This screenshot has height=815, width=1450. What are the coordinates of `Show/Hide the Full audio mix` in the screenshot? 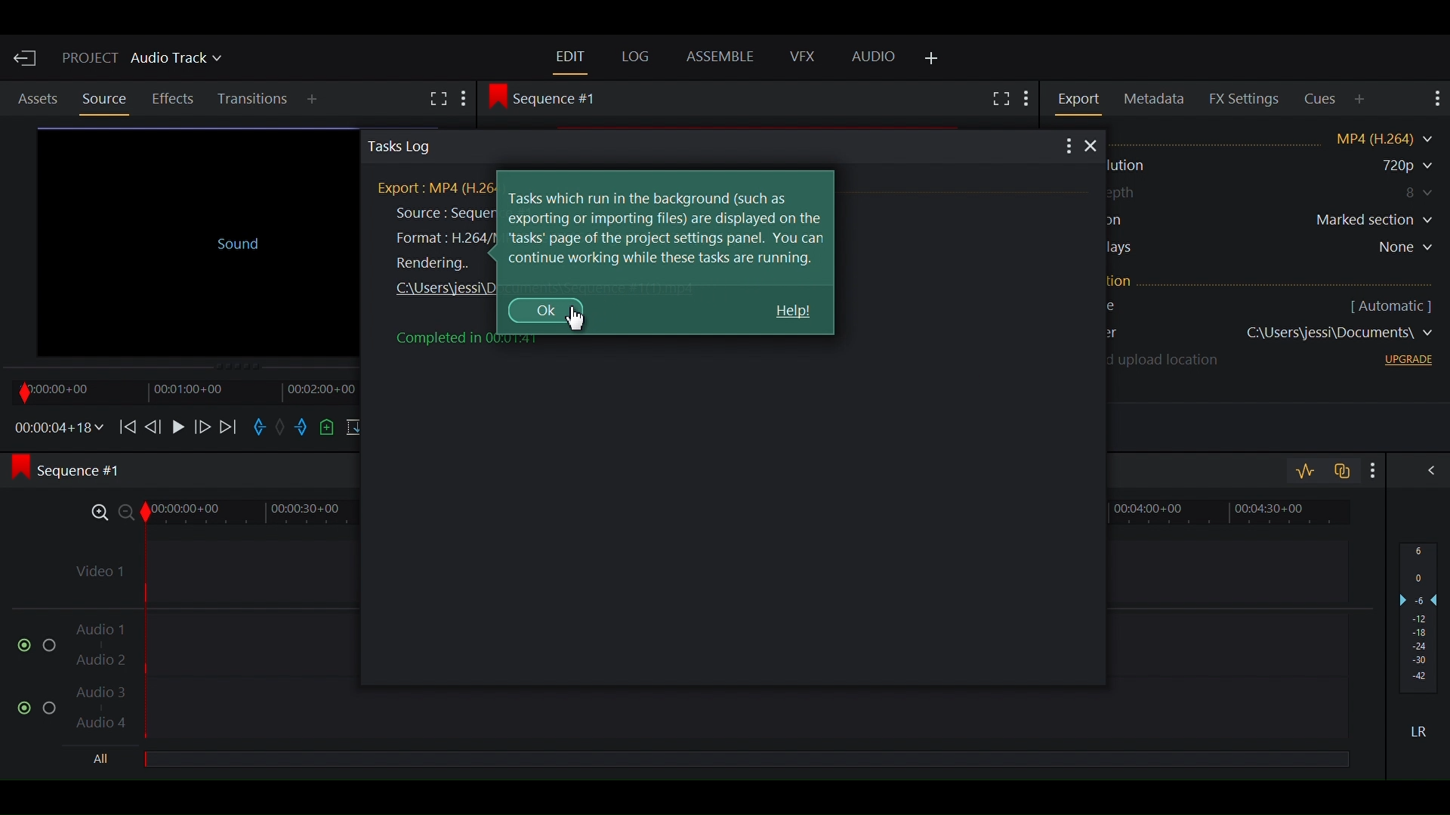 It's located at (1427, 472).